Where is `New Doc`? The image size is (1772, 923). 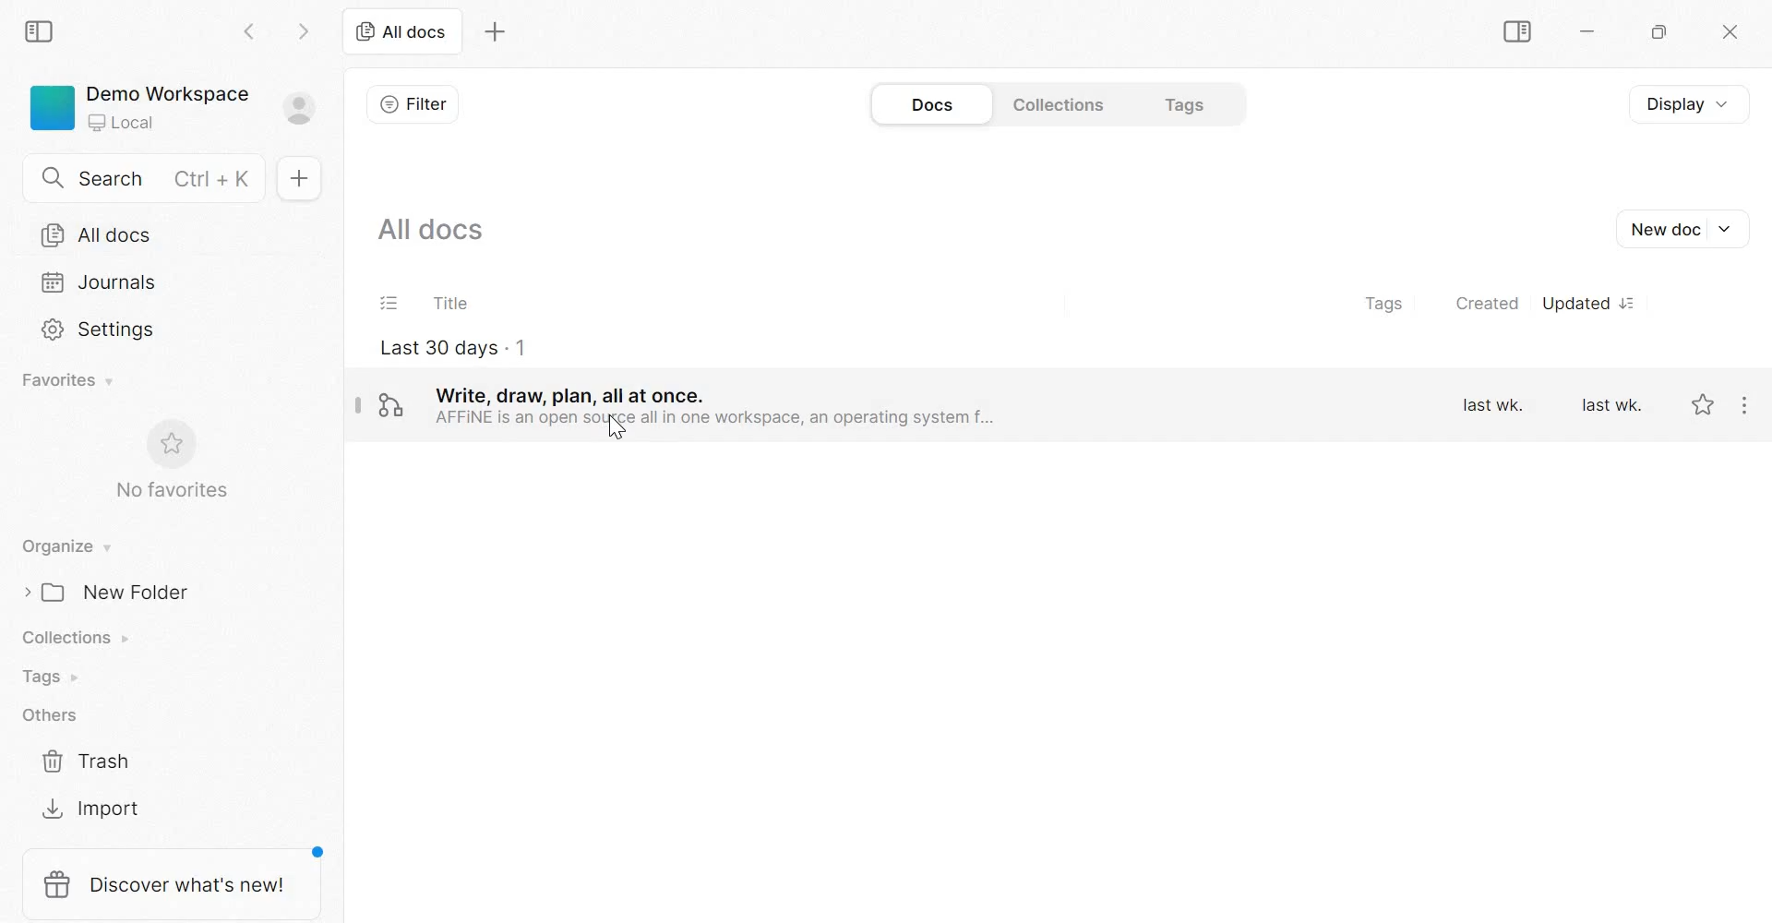 New Doc is located at coordinates (1683, 230).